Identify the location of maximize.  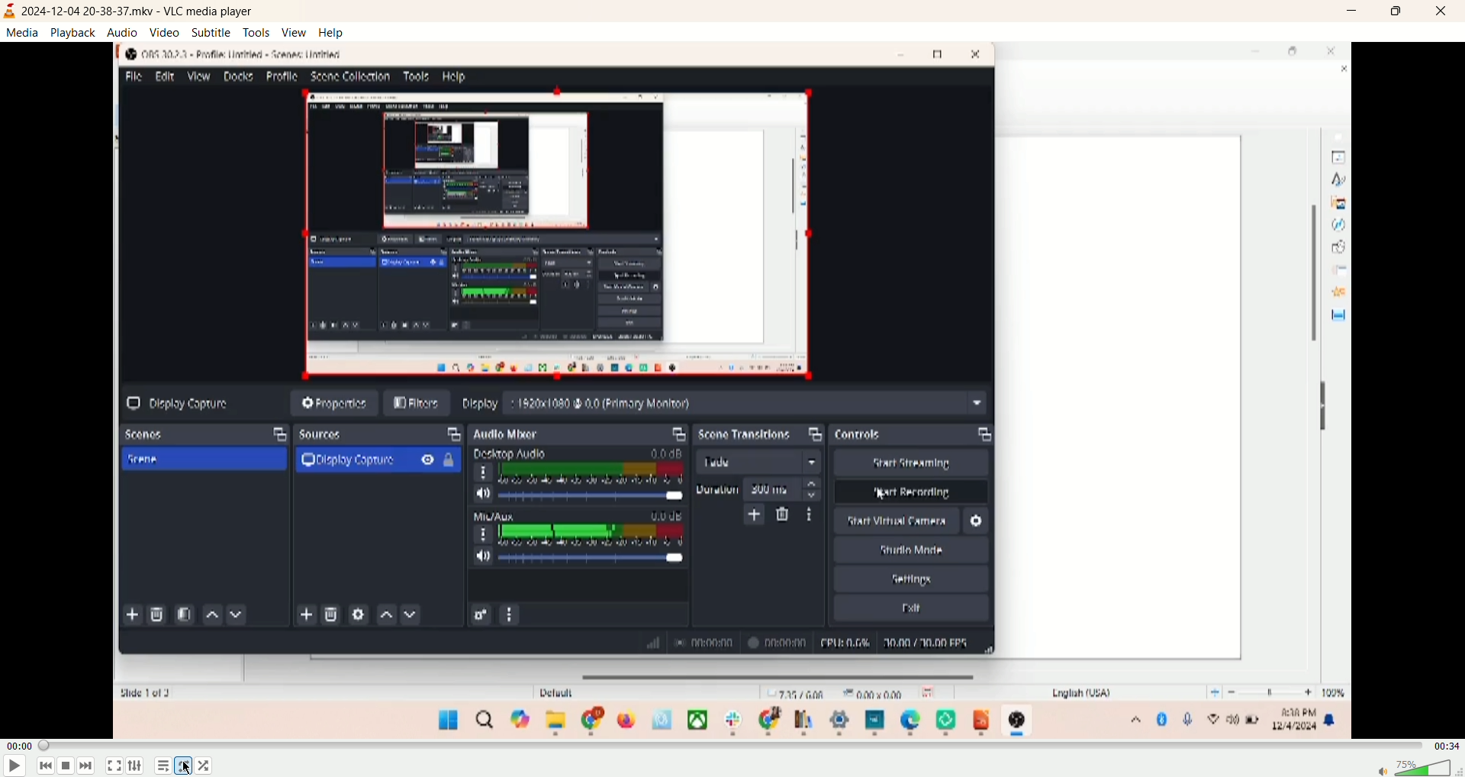
(1402, 11).